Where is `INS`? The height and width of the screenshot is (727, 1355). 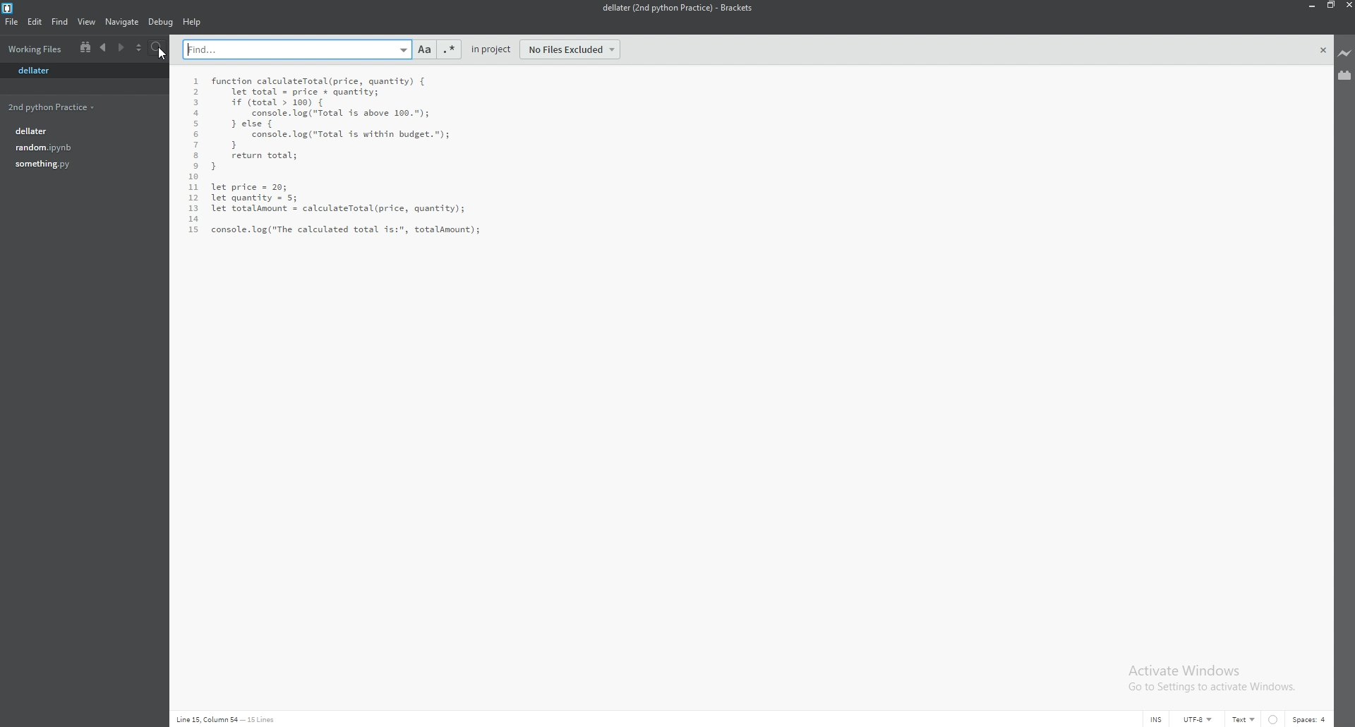 INS is located at coordinates (1157, 720).